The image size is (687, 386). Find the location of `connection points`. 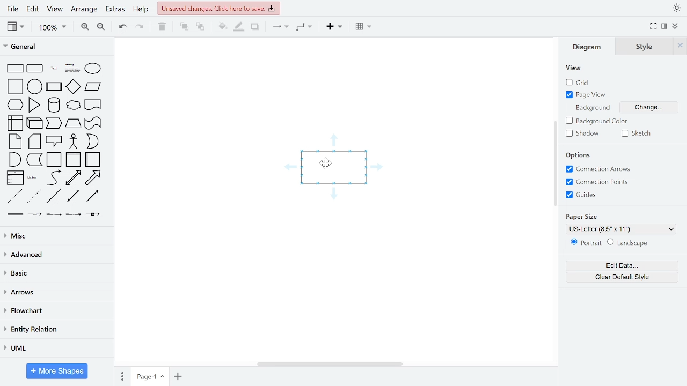

connection points is located at coordinates (599, 182).